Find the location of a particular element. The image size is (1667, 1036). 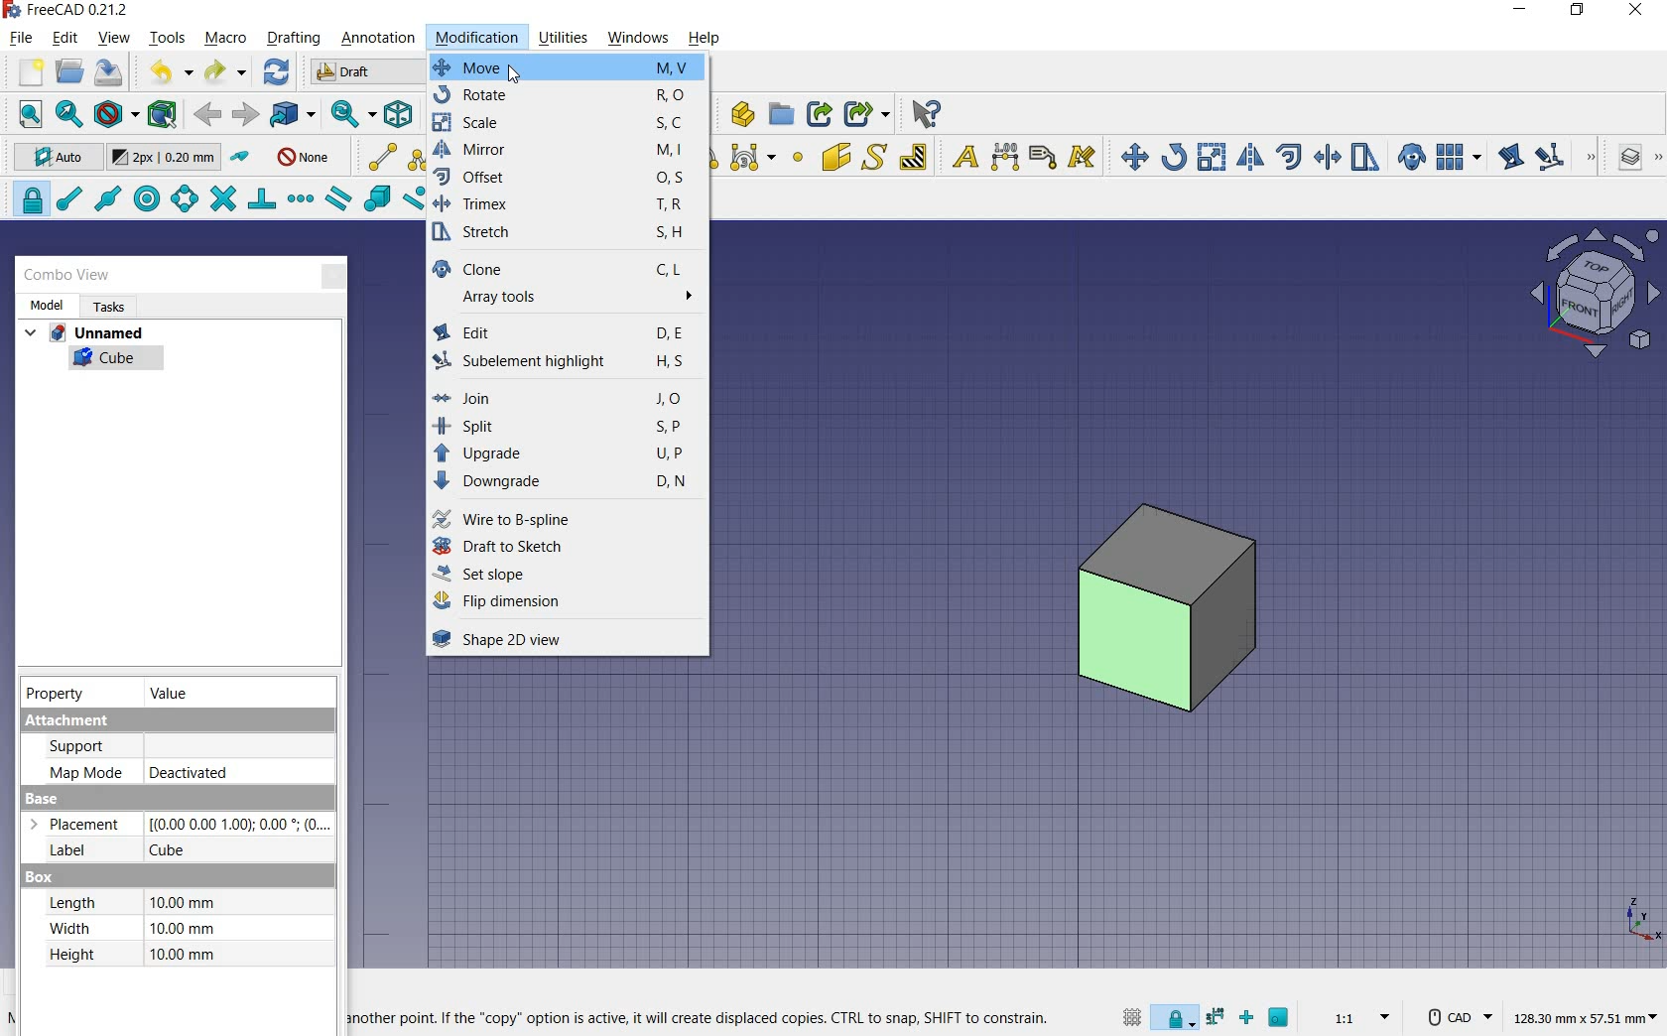

view is located at coordinates (114, 37).